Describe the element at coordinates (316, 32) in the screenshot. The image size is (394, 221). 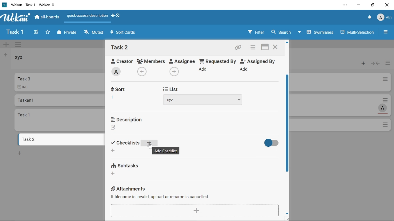
I see `Swimlanes` at that location.